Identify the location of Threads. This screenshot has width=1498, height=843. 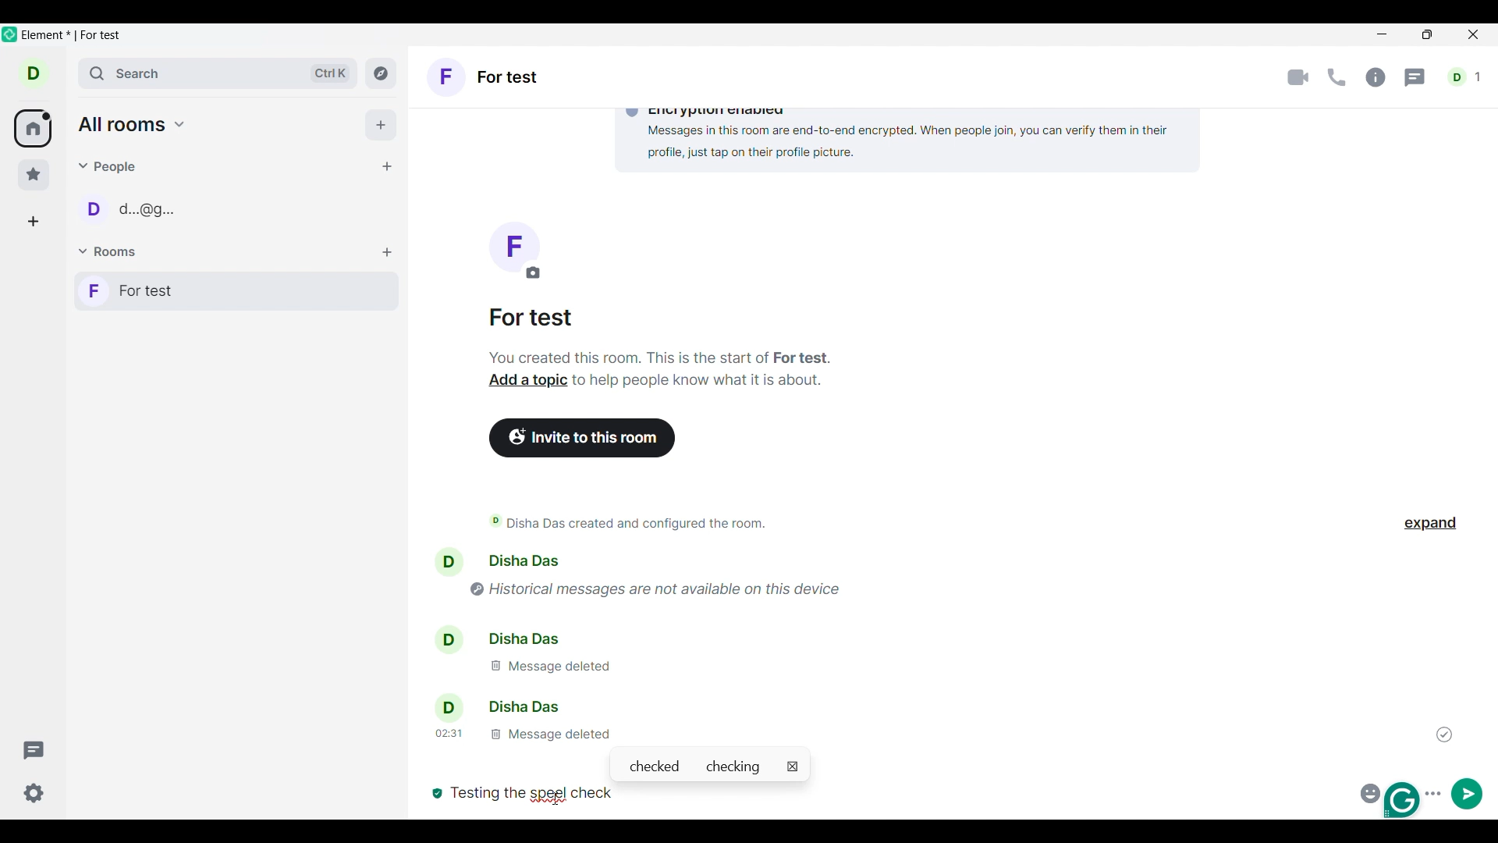
(1416, 78).